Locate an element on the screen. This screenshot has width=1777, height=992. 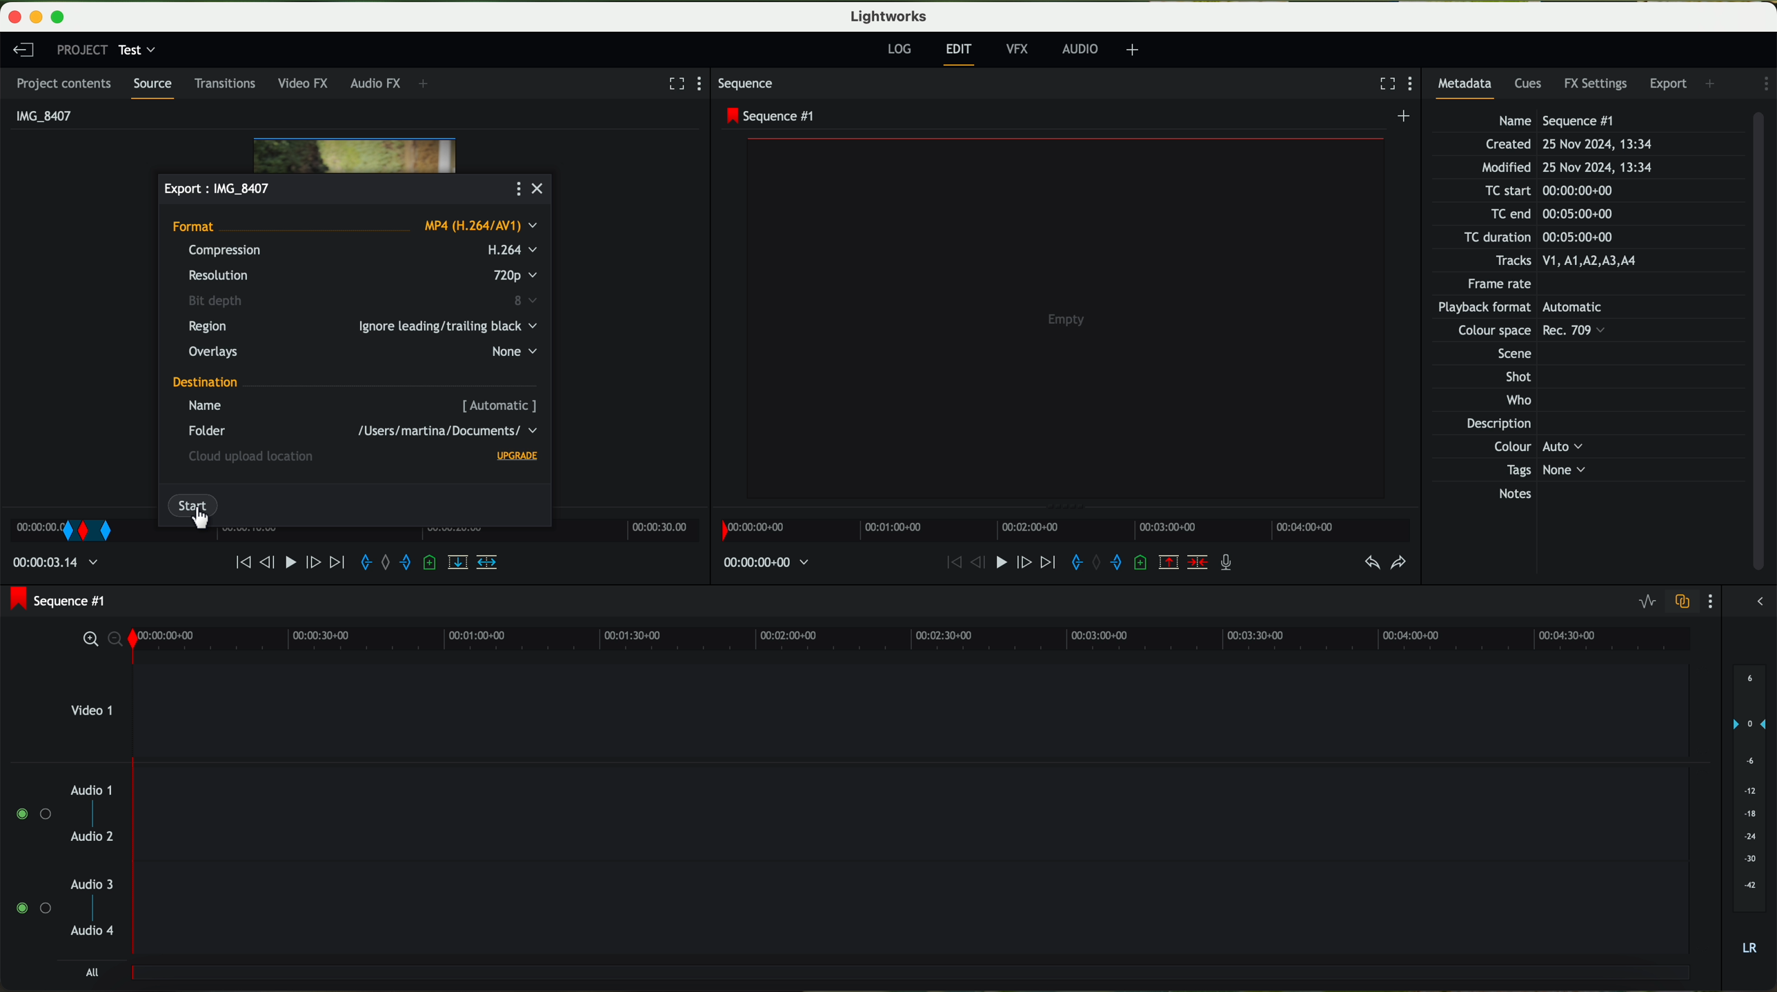
redo is located at coordinates (1398, 564).